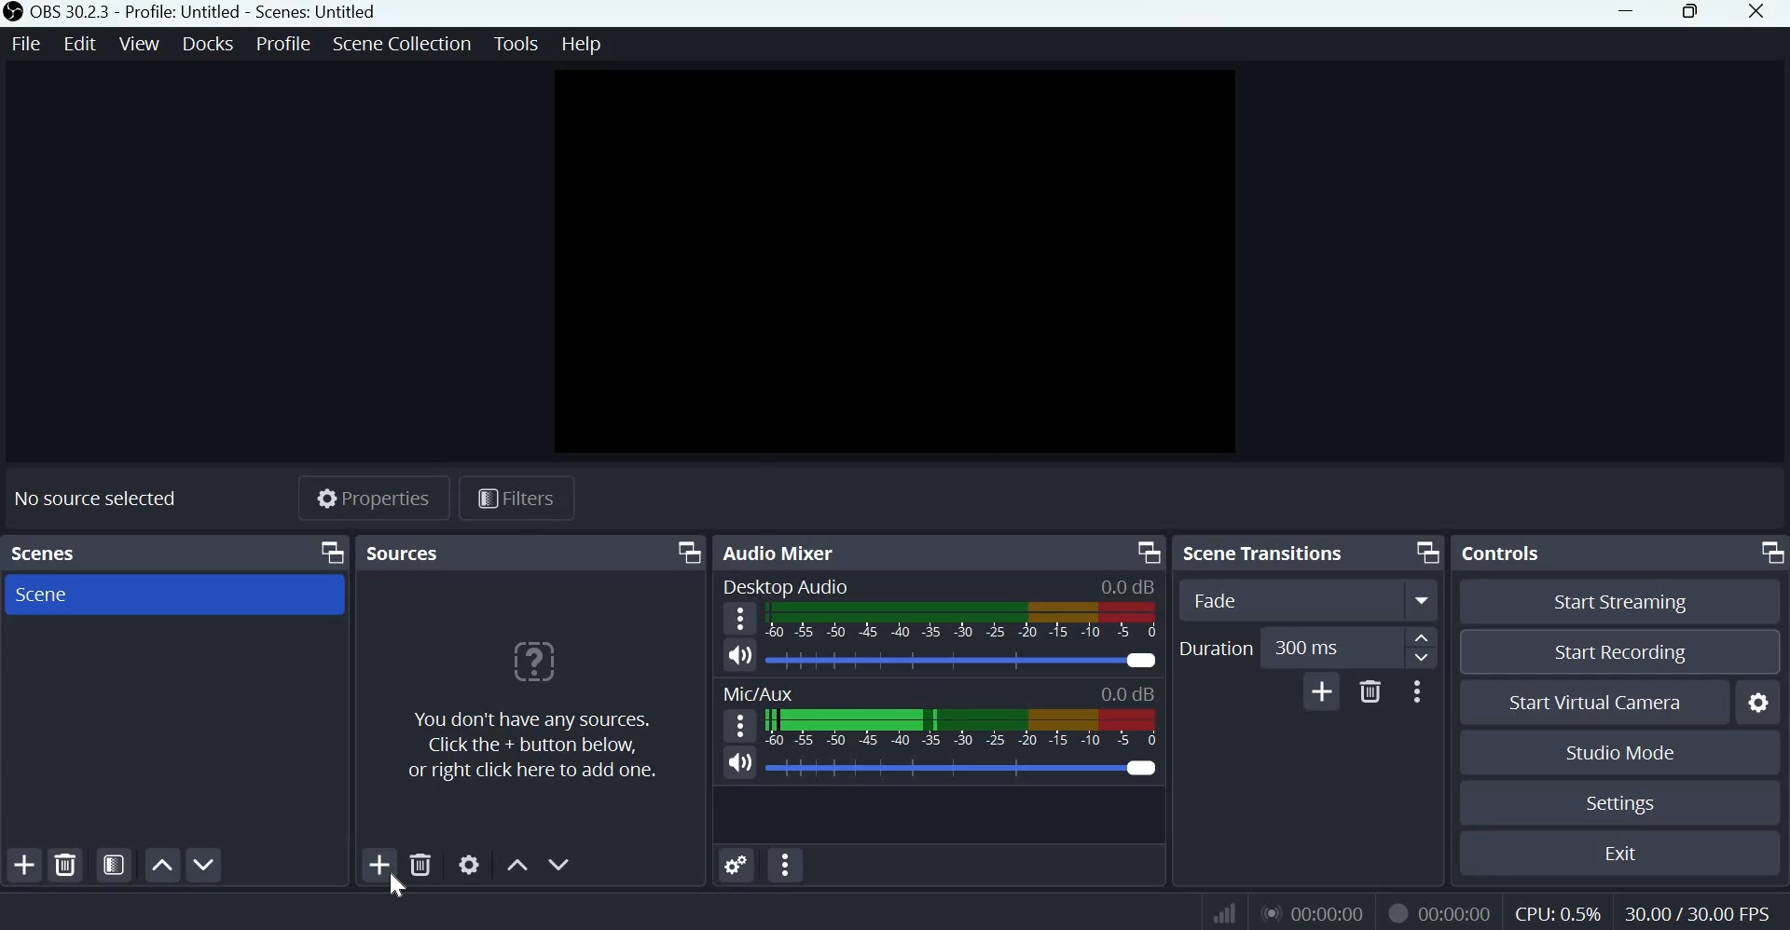 The image size is (1790, 930). What do you see at coordinates (68, 864) in the screenshot?
I see `Remove selected scene` at bounding box center [68, 864].